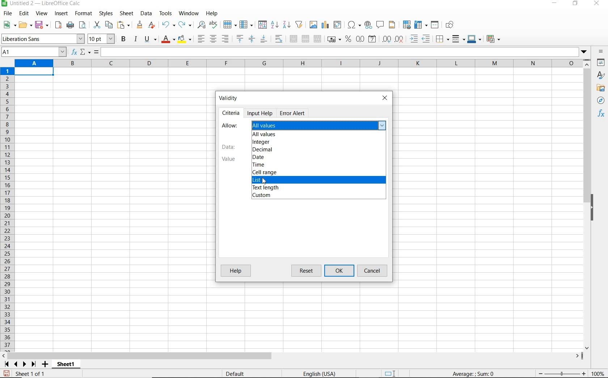  What do you see at coordinates (252, 39) in the screenshot?
I see `center vertically` at bounding box center [252, 39].